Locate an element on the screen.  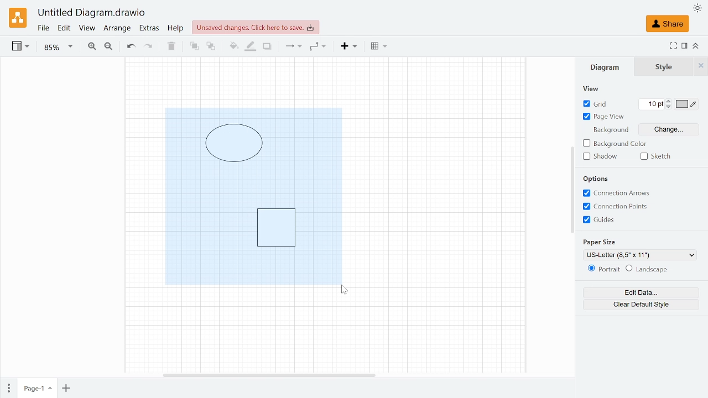
Delete is located at coordinates (170, 46).